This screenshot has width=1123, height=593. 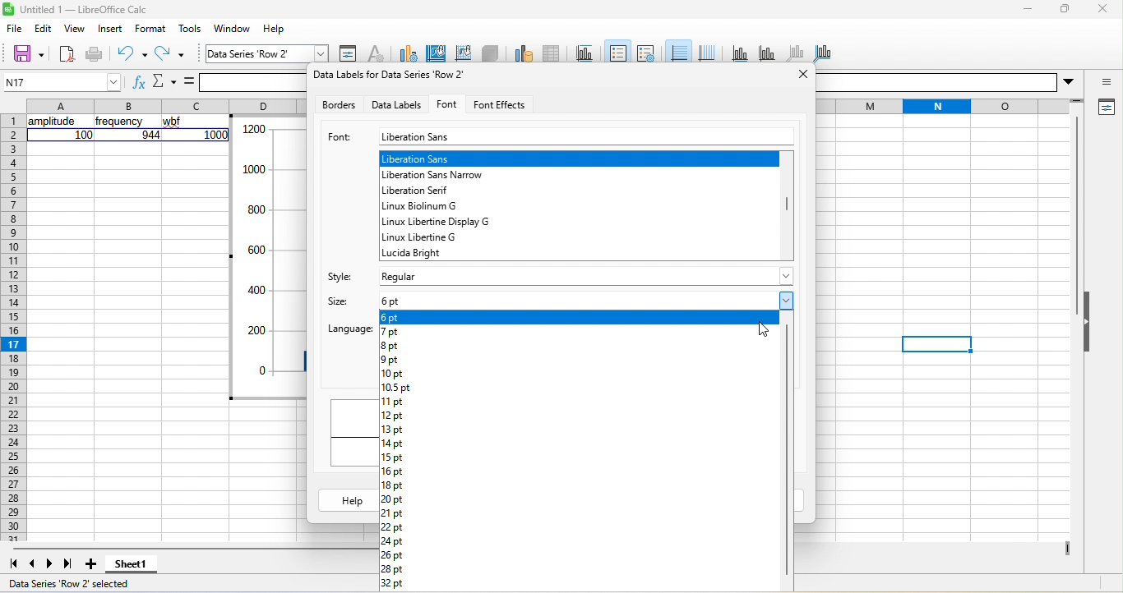 What do you see at coordinates (438, 222) in the screenshot?
I see `linux libertine display g` at bounding box center [438, 222].